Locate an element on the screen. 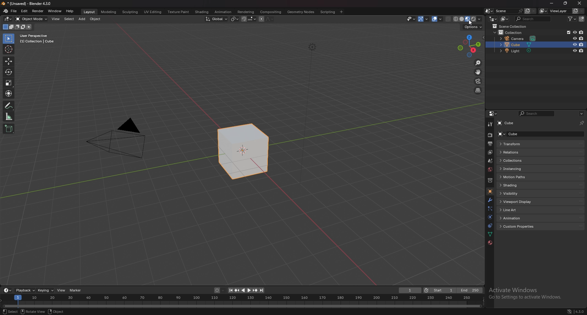  proportional editing objects is located at coordinates (260, 20).